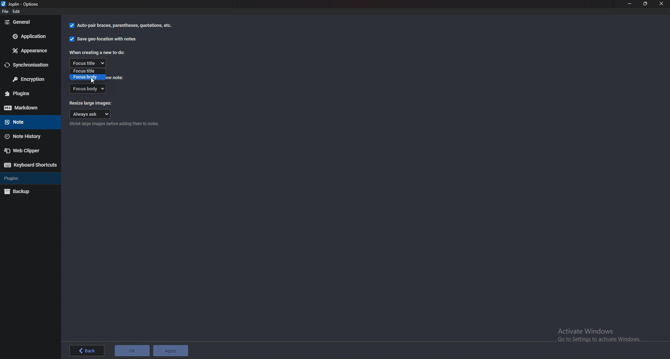  What do you see at coordinates (29, 191) in the screenshot?
I see `Back up` at bounding box center [29, 191].